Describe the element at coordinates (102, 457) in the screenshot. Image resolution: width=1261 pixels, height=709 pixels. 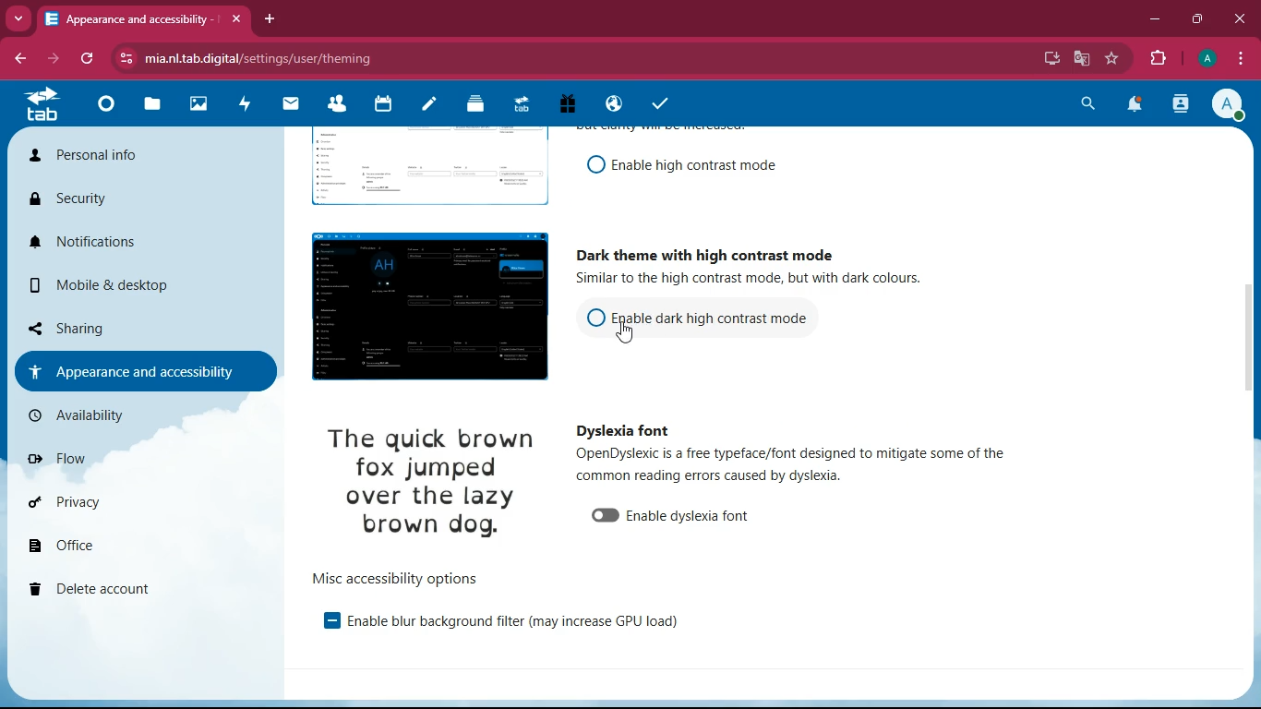
I see `flow` at that location.